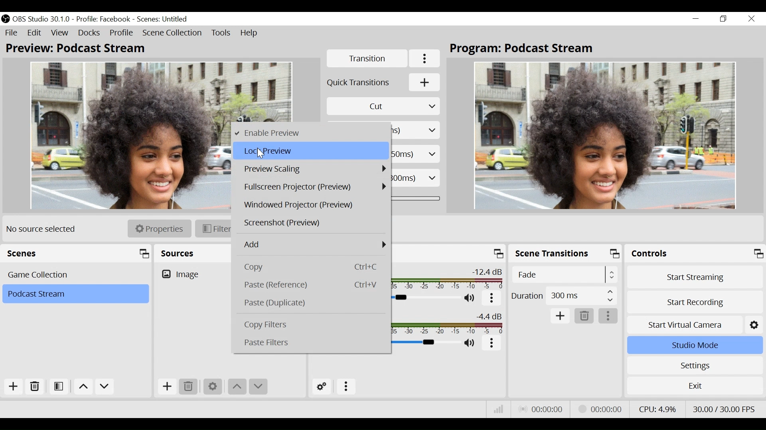  I want to click on Studio Mode, so click(694, 346).